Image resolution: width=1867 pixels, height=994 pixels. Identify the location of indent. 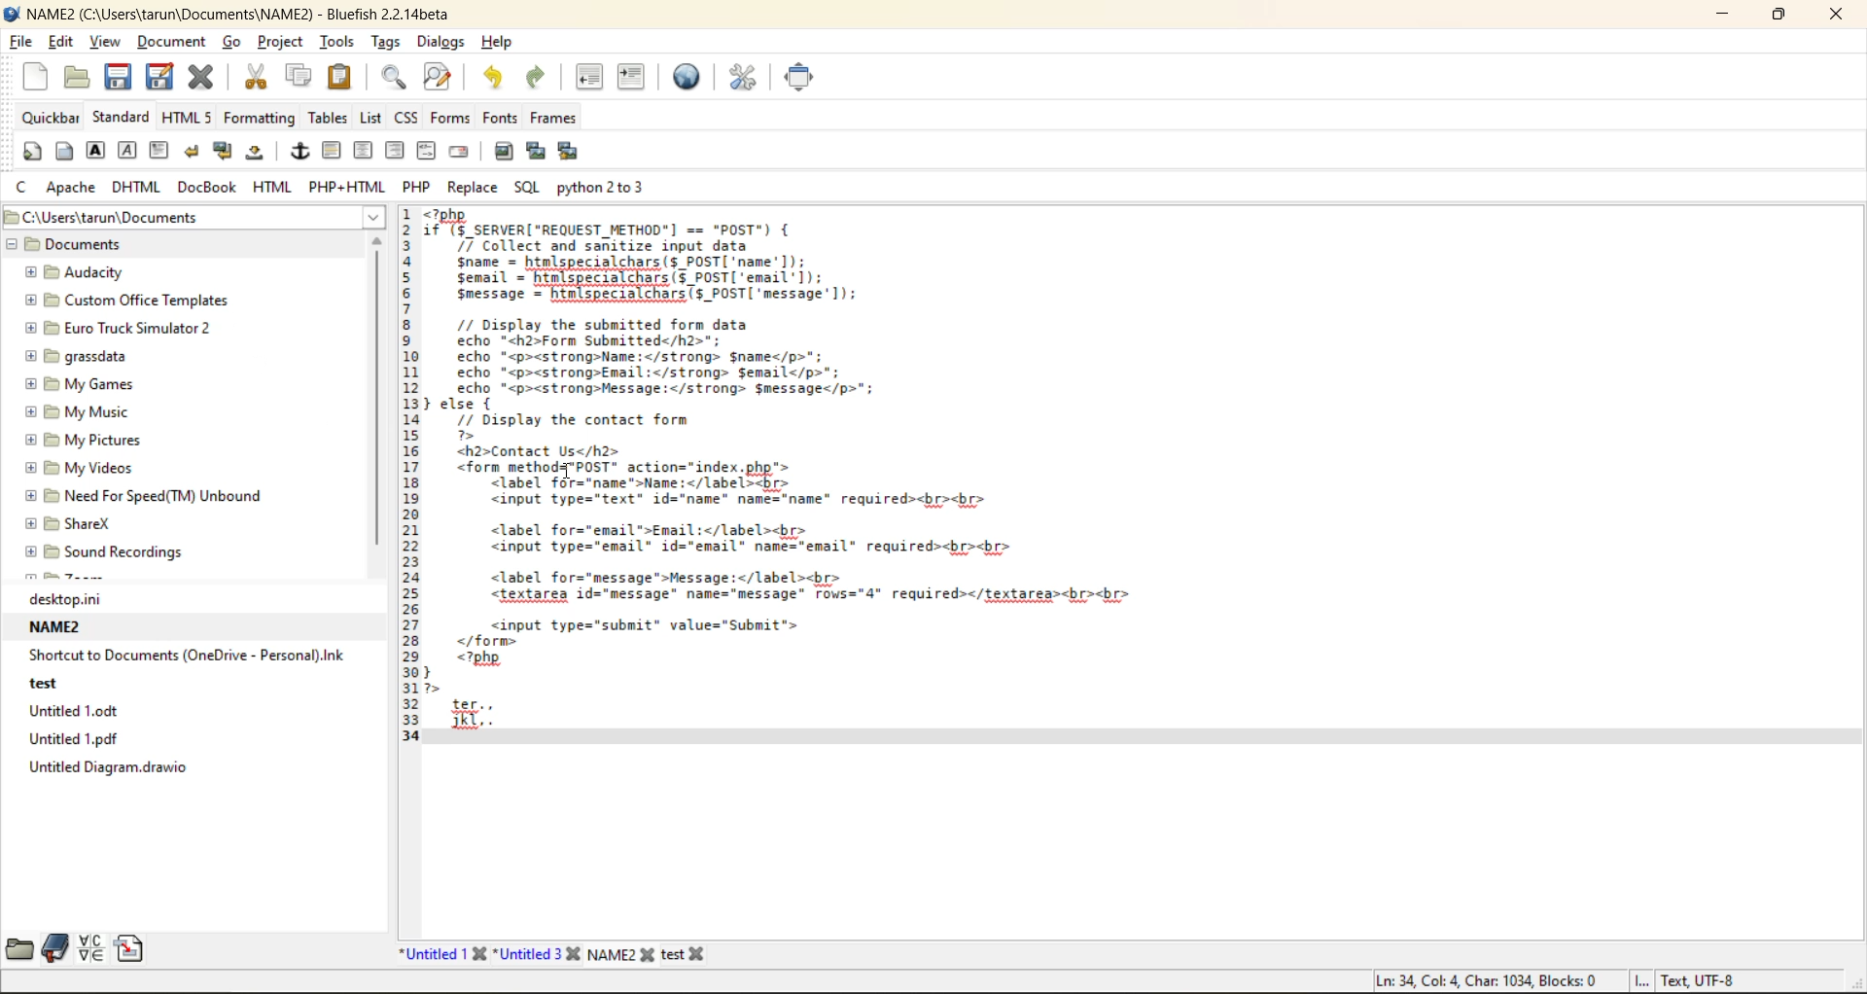
(630, 75).